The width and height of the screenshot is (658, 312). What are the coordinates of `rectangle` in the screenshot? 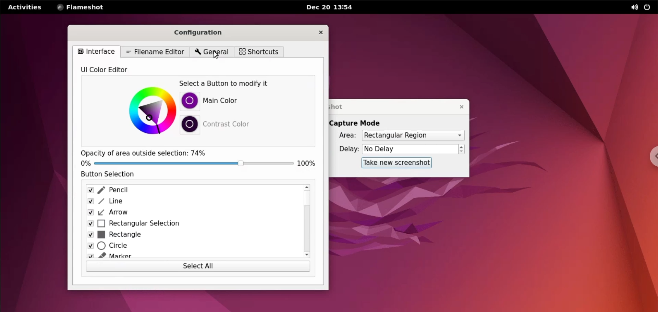 It's located at (190, 235).